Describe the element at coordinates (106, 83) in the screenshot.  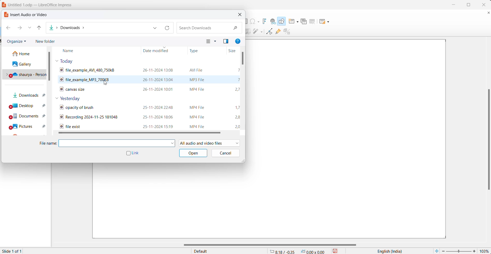
I see `cursor` at that location.